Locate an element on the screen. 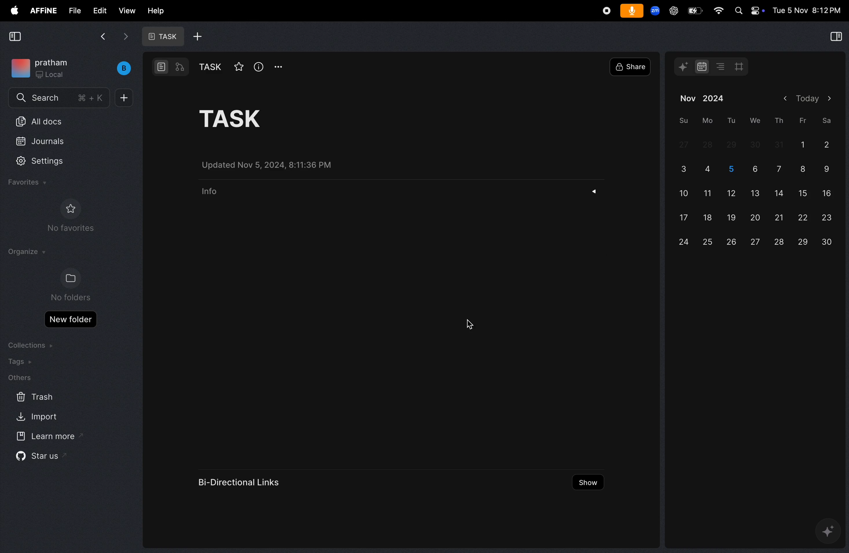 The width and height of the screenshot is (849, 553). tuesday is located at coordinates (730, 120).